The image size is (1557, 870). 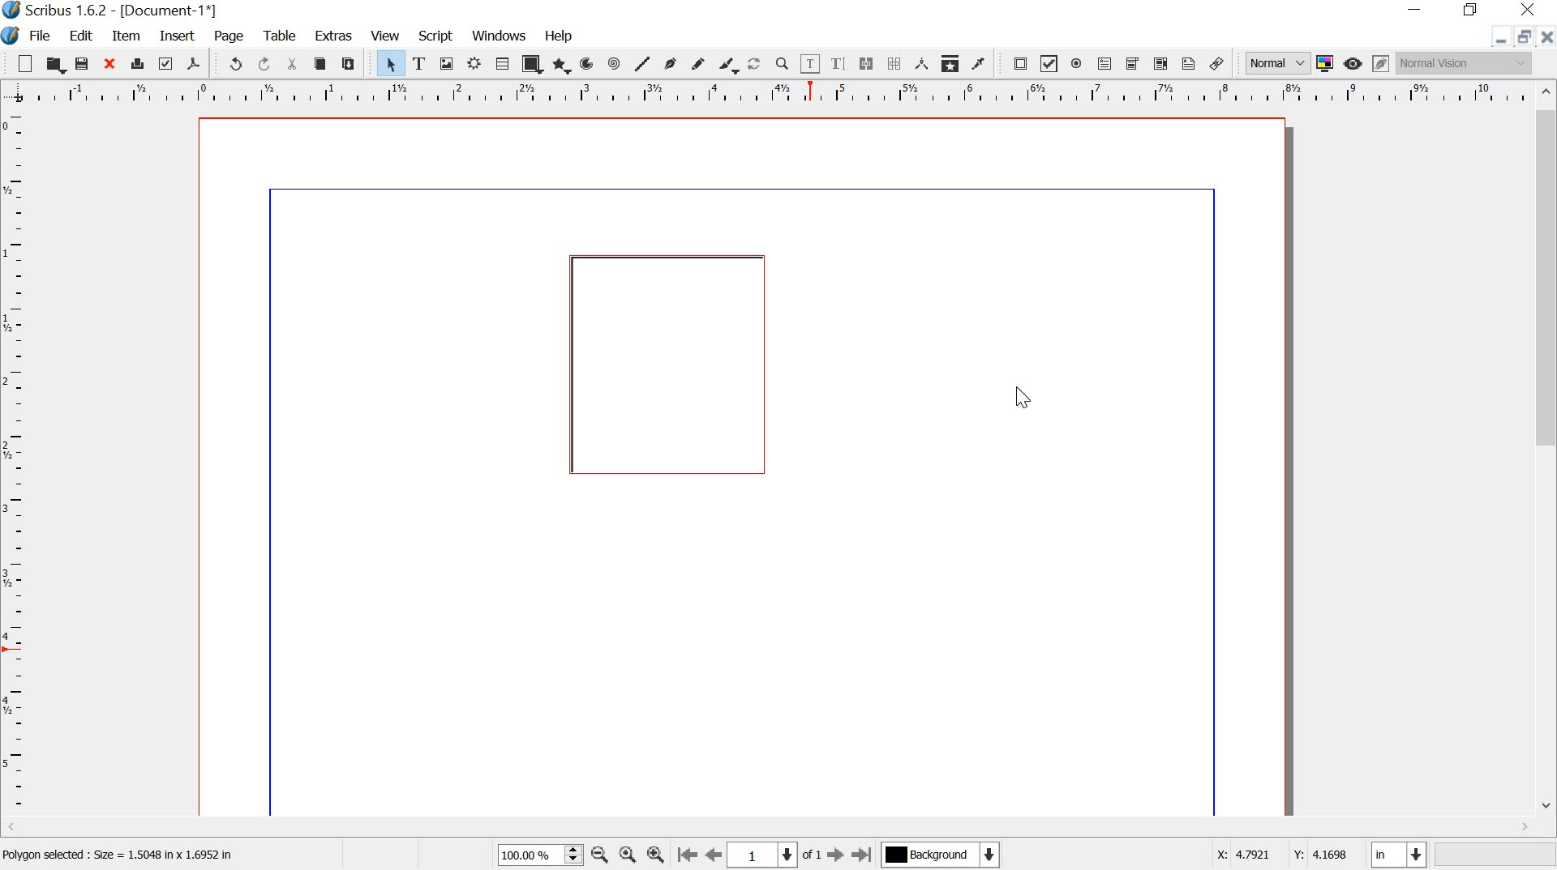 I want to click on minimize, so click(x=1500, y=40).